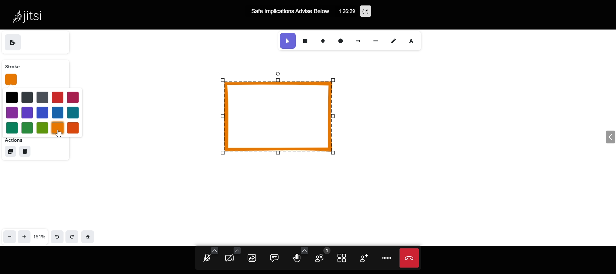 The width and height of the screenshot is (616, 274). What do you see at coordinates (414, 41) in the screenshot?
I see `font` at bounding box center [414, 41].